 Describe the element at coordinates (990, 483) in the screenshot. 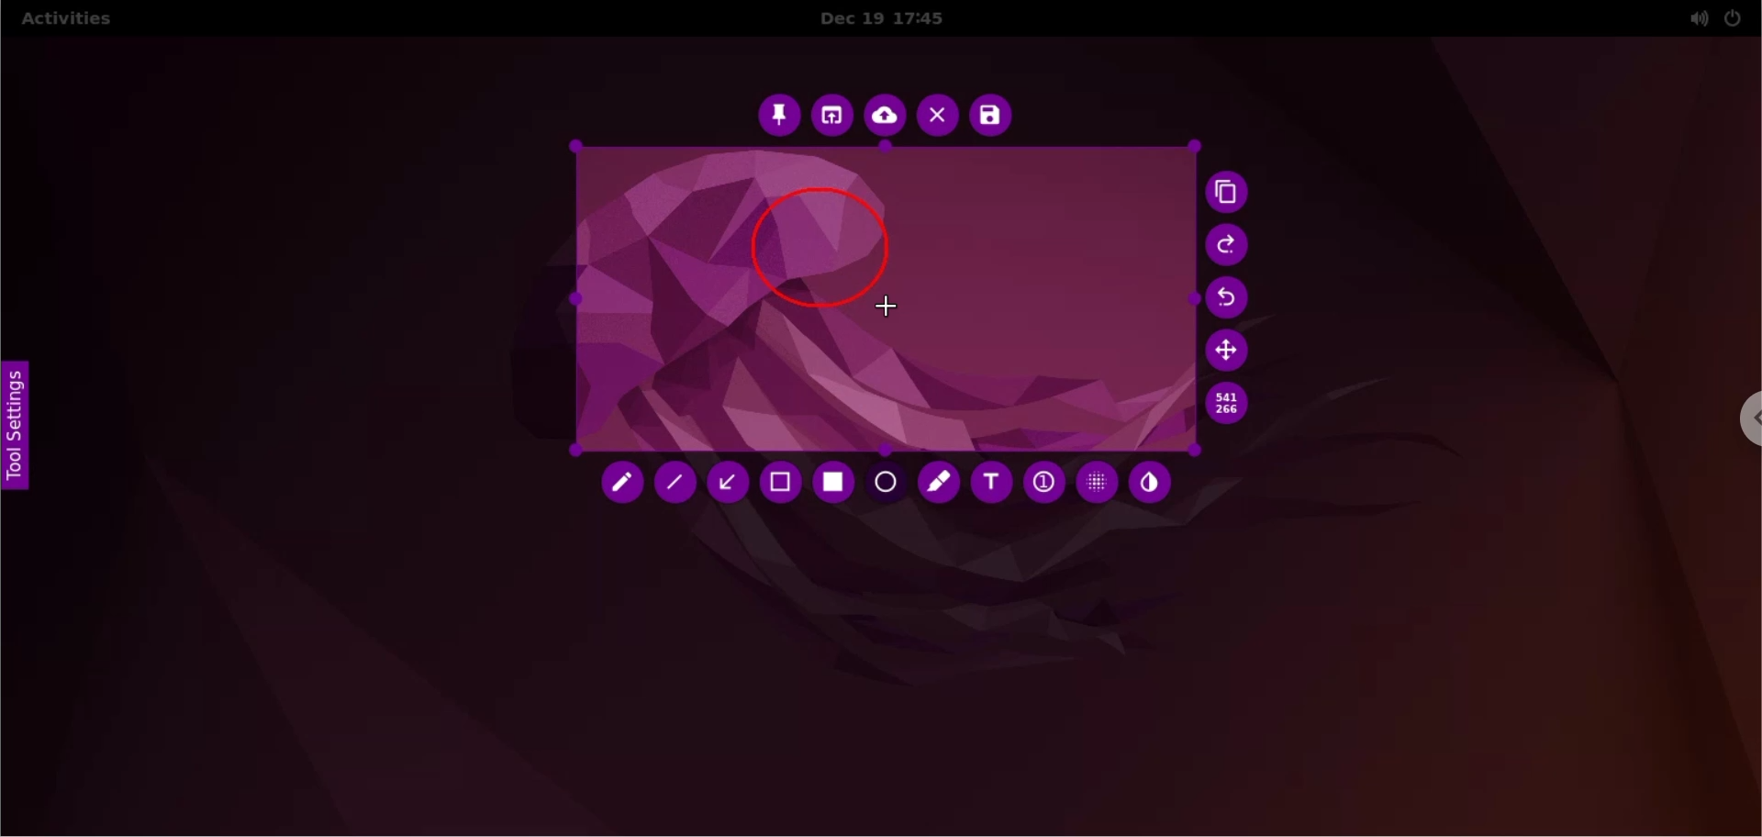

I see `text tool` at that location.